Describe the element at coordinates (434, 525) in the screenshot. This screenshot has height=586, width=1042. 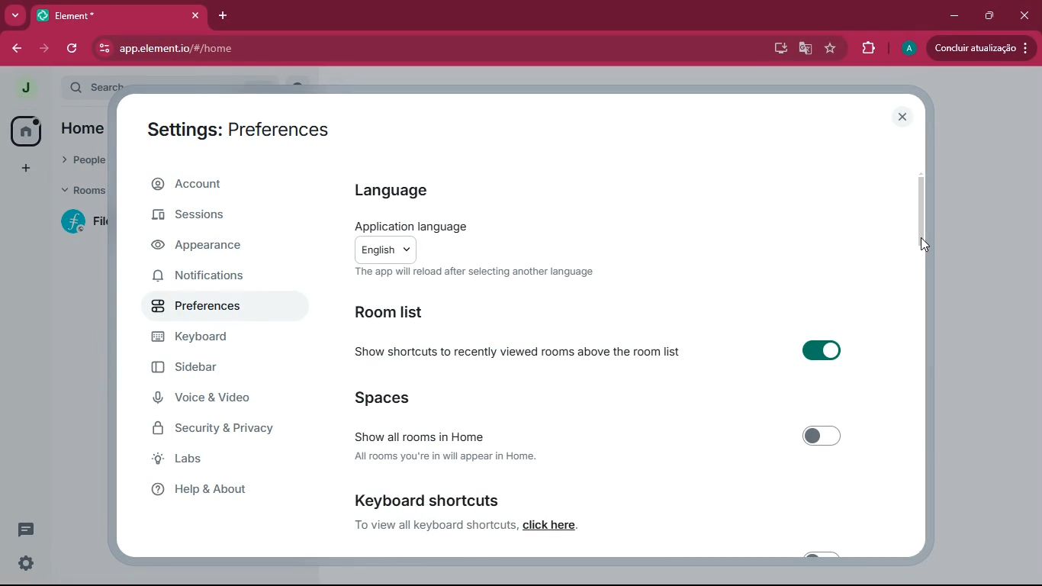
I see `To view all keyboard shortcuts` at that location.